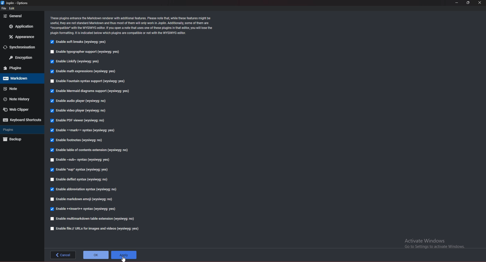 The image size is (486, 262). What do you see at coordinates (21, 88) in the screenshot?
I see `note` at bounding box center [21, 88].